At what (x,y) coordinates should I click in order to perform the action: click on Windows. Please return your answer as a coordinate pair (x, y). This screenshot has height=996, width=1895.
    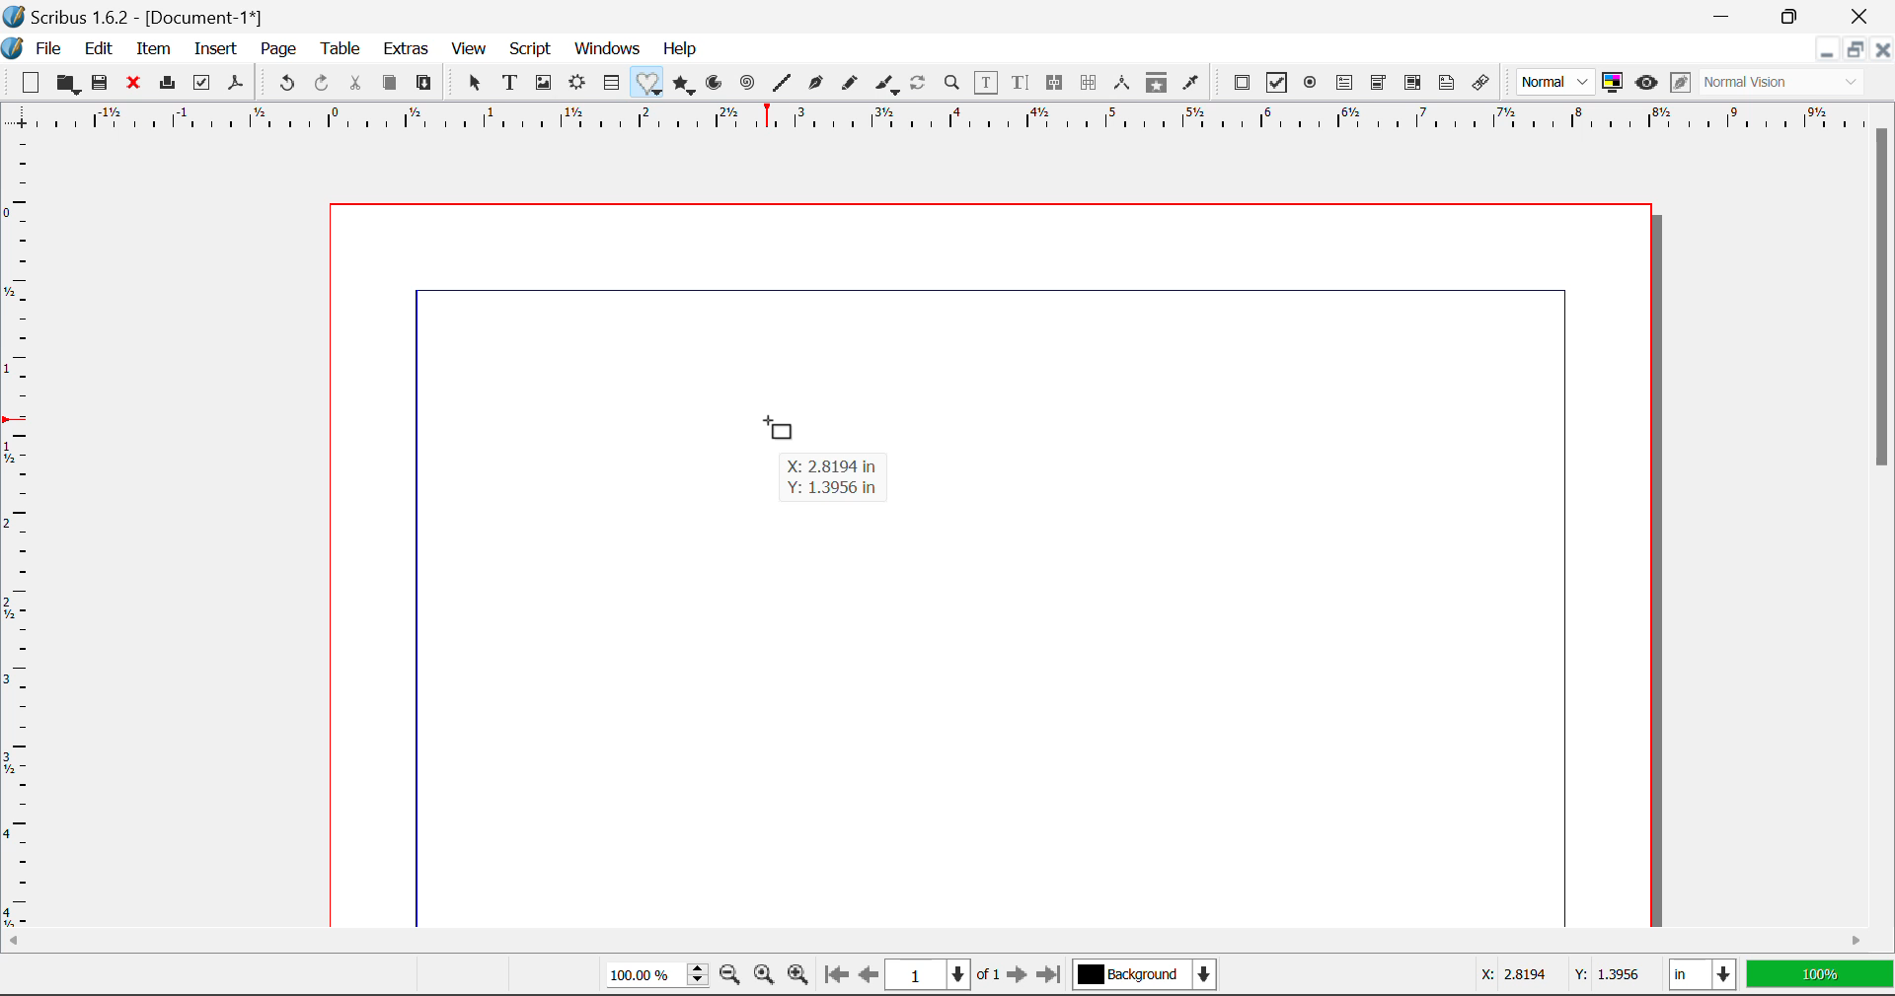
    Looking at the image, I should click on (608, 49).